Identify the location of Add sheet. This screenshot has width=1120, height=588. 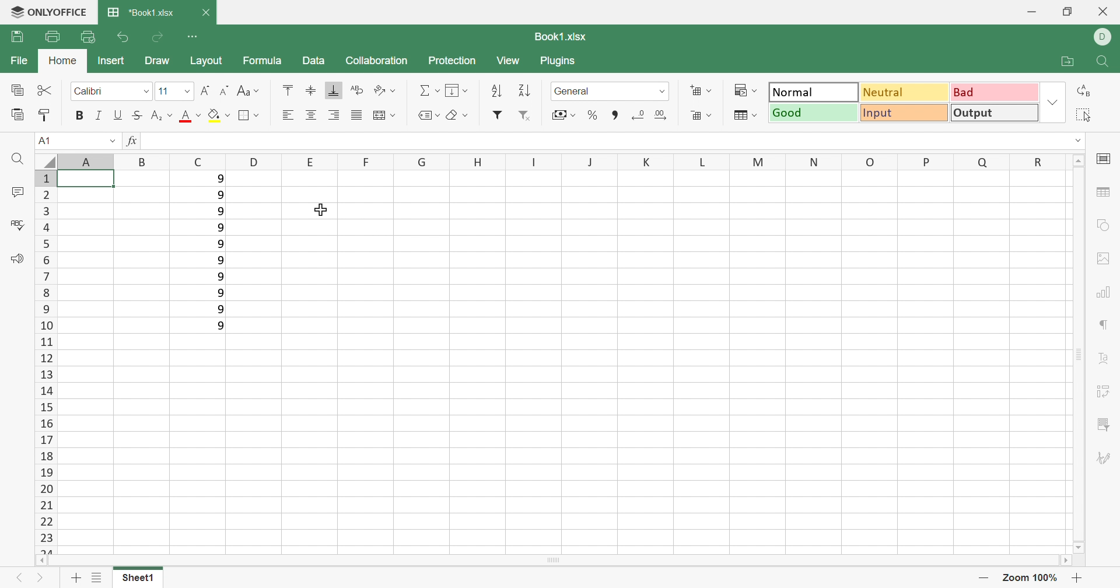
(76, 577).